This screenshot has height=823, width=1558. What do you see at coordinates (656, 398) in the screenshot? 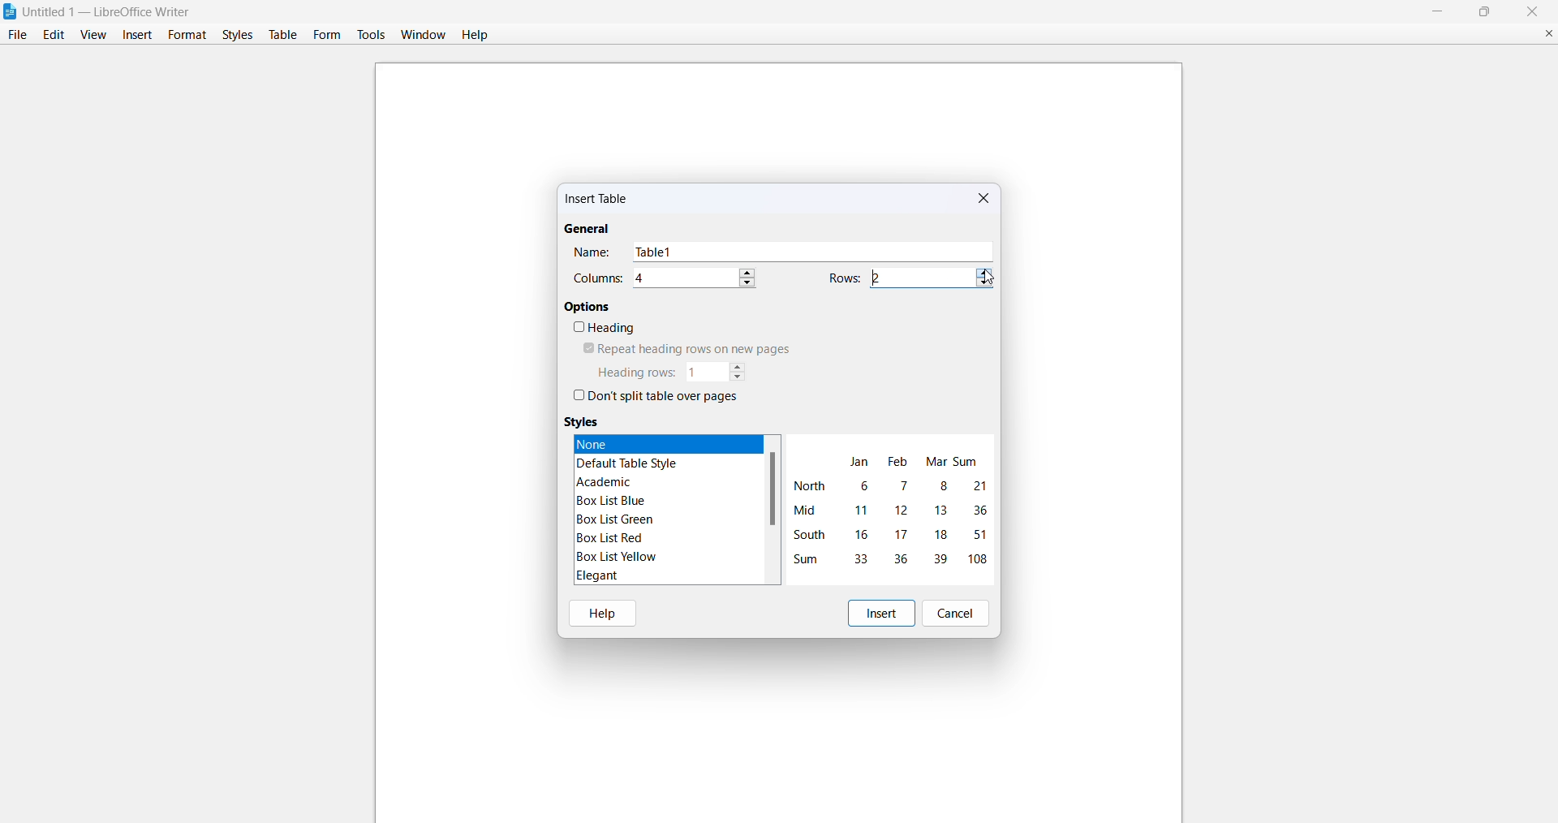
I see `dont split table over pages` at bounding box center [656, 398].